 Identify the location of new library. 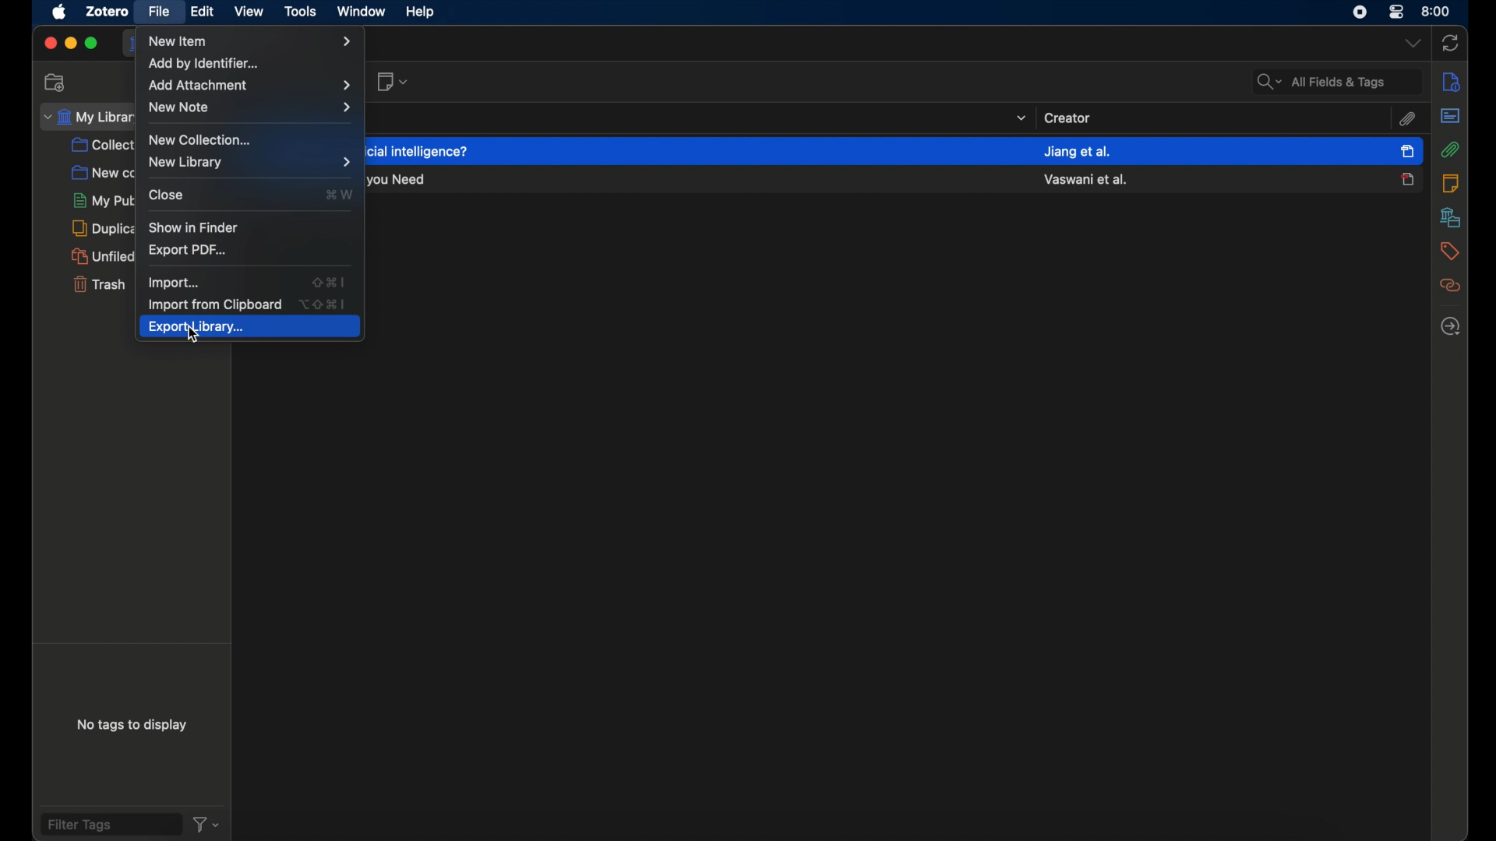
(189, 164).